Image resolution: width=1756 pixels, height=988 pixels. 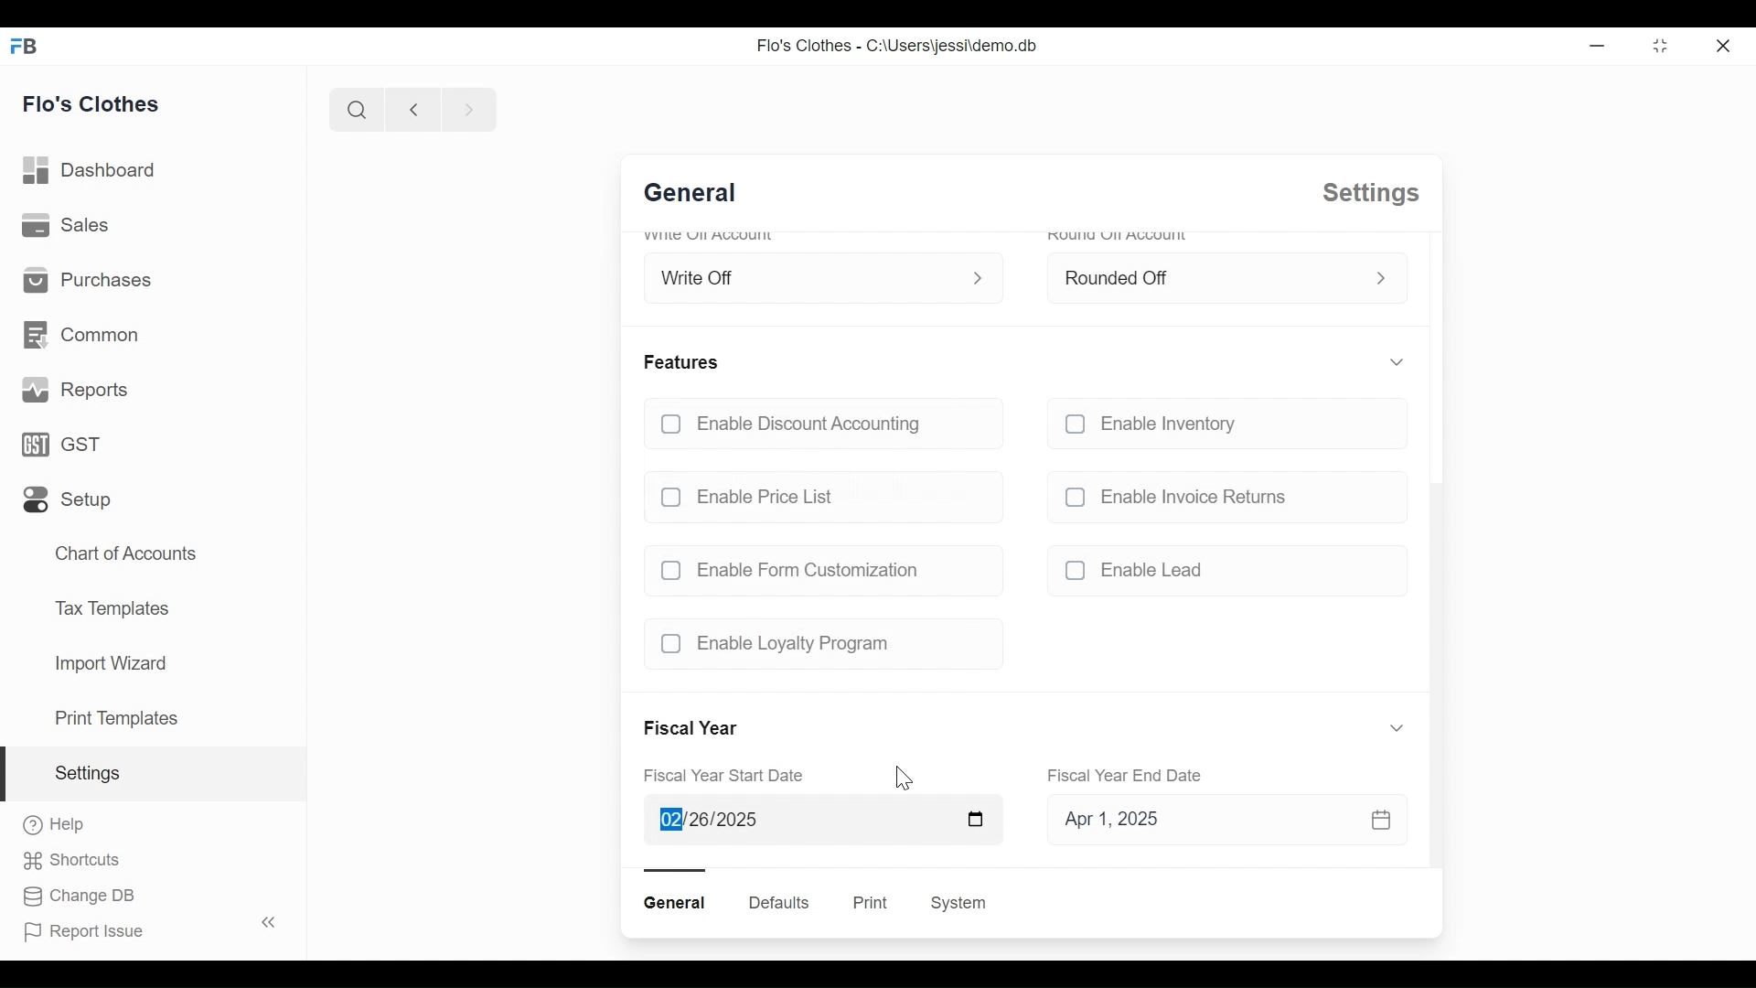 I want to click on unchecked Enable Discount Accounting, so click(x=820, y=425).